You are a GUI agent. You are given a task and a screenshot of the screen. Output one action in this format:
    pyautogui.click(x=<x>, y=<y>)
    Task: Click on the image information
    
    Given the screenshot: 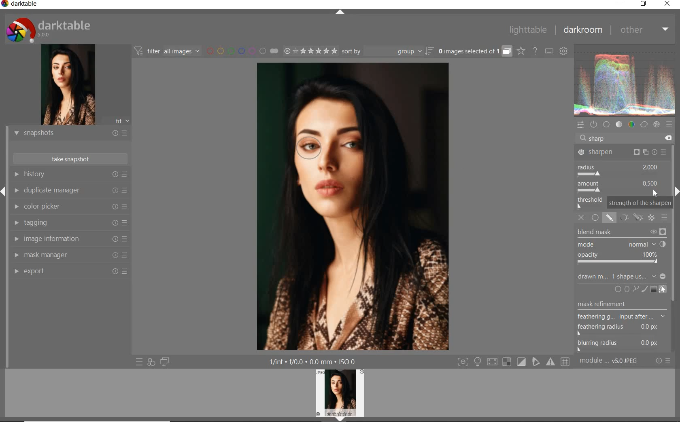 What is the action you would take?
    pyautogui.click(x=70, y=239)
    